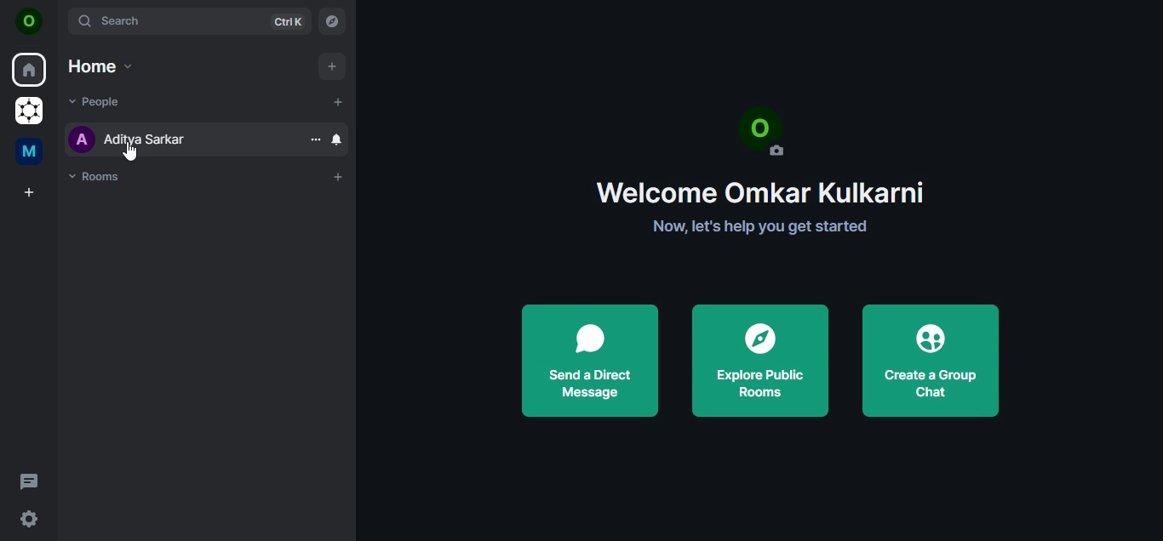 Image resolution: width=1163 pixels, height=541 pixels. What do you see at coordinates (330, 67) in the screenshot?
I see `add` at bounding box center [330, 67].